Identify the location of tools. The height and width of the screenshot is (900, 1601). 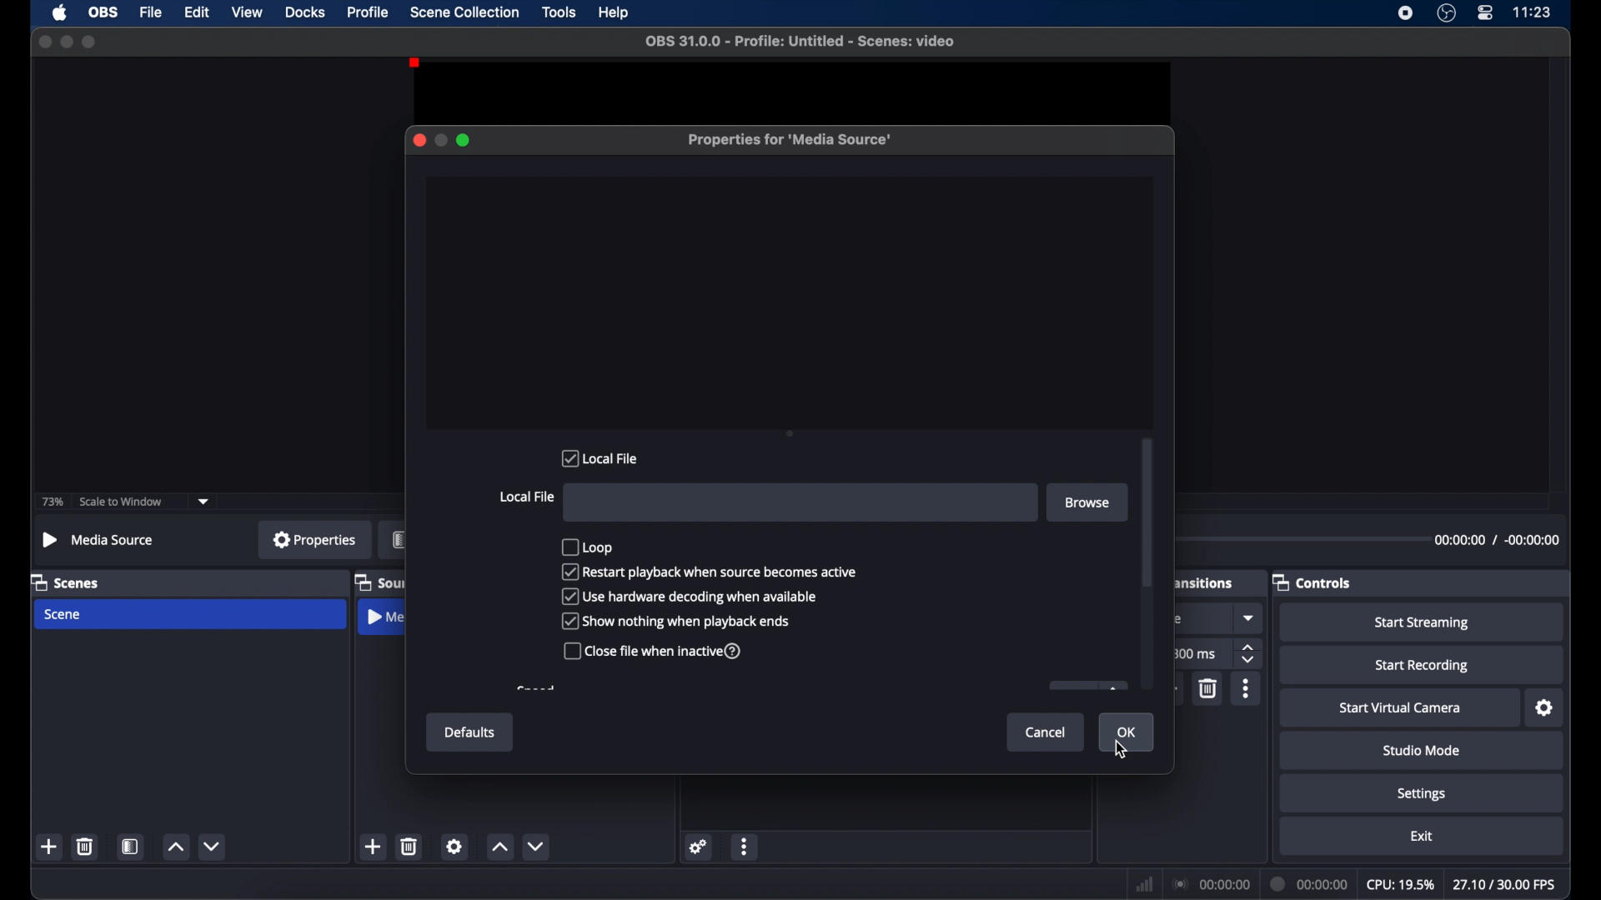
(559, 12).